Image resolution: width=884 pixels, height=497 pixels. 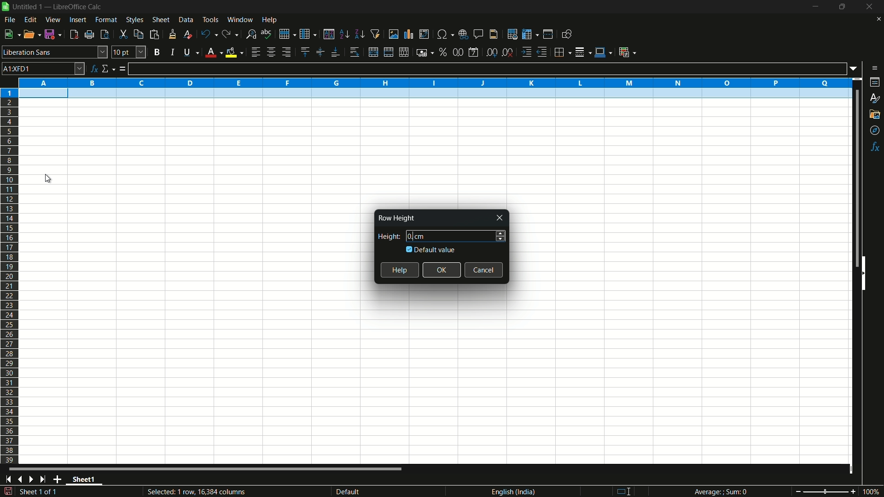 What do you see at coordinates (487, 69) in the screenshot?
I see `formula input line` at bounding box center [487, 69].